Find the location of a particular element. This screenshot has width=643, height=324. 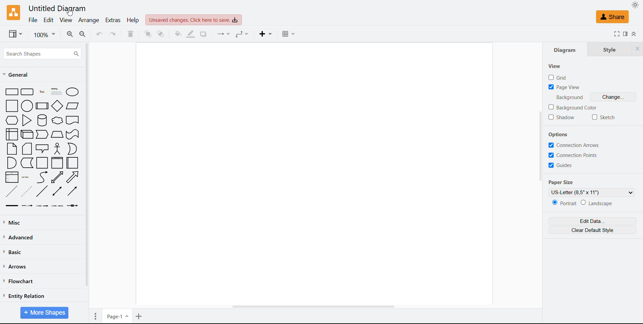

Landscape  is located at coordinates (598, 203).